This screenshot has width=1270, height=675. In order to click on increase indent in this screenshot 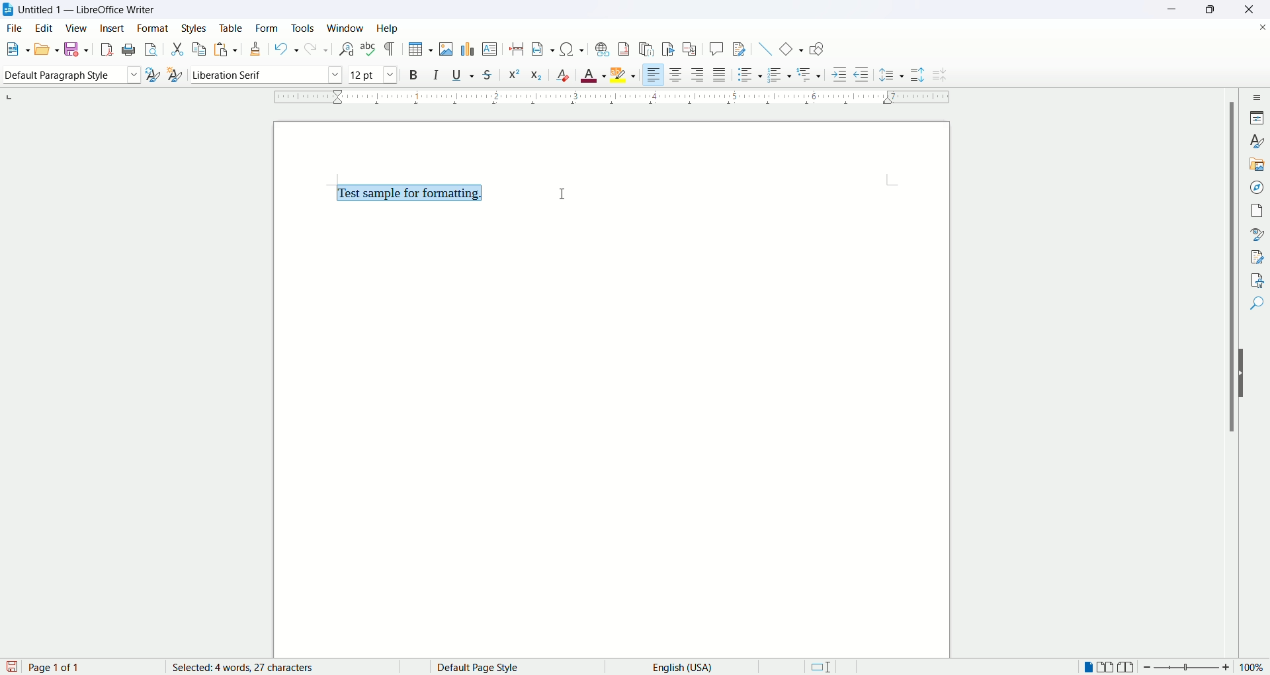, I will do `click(838, 73)`.